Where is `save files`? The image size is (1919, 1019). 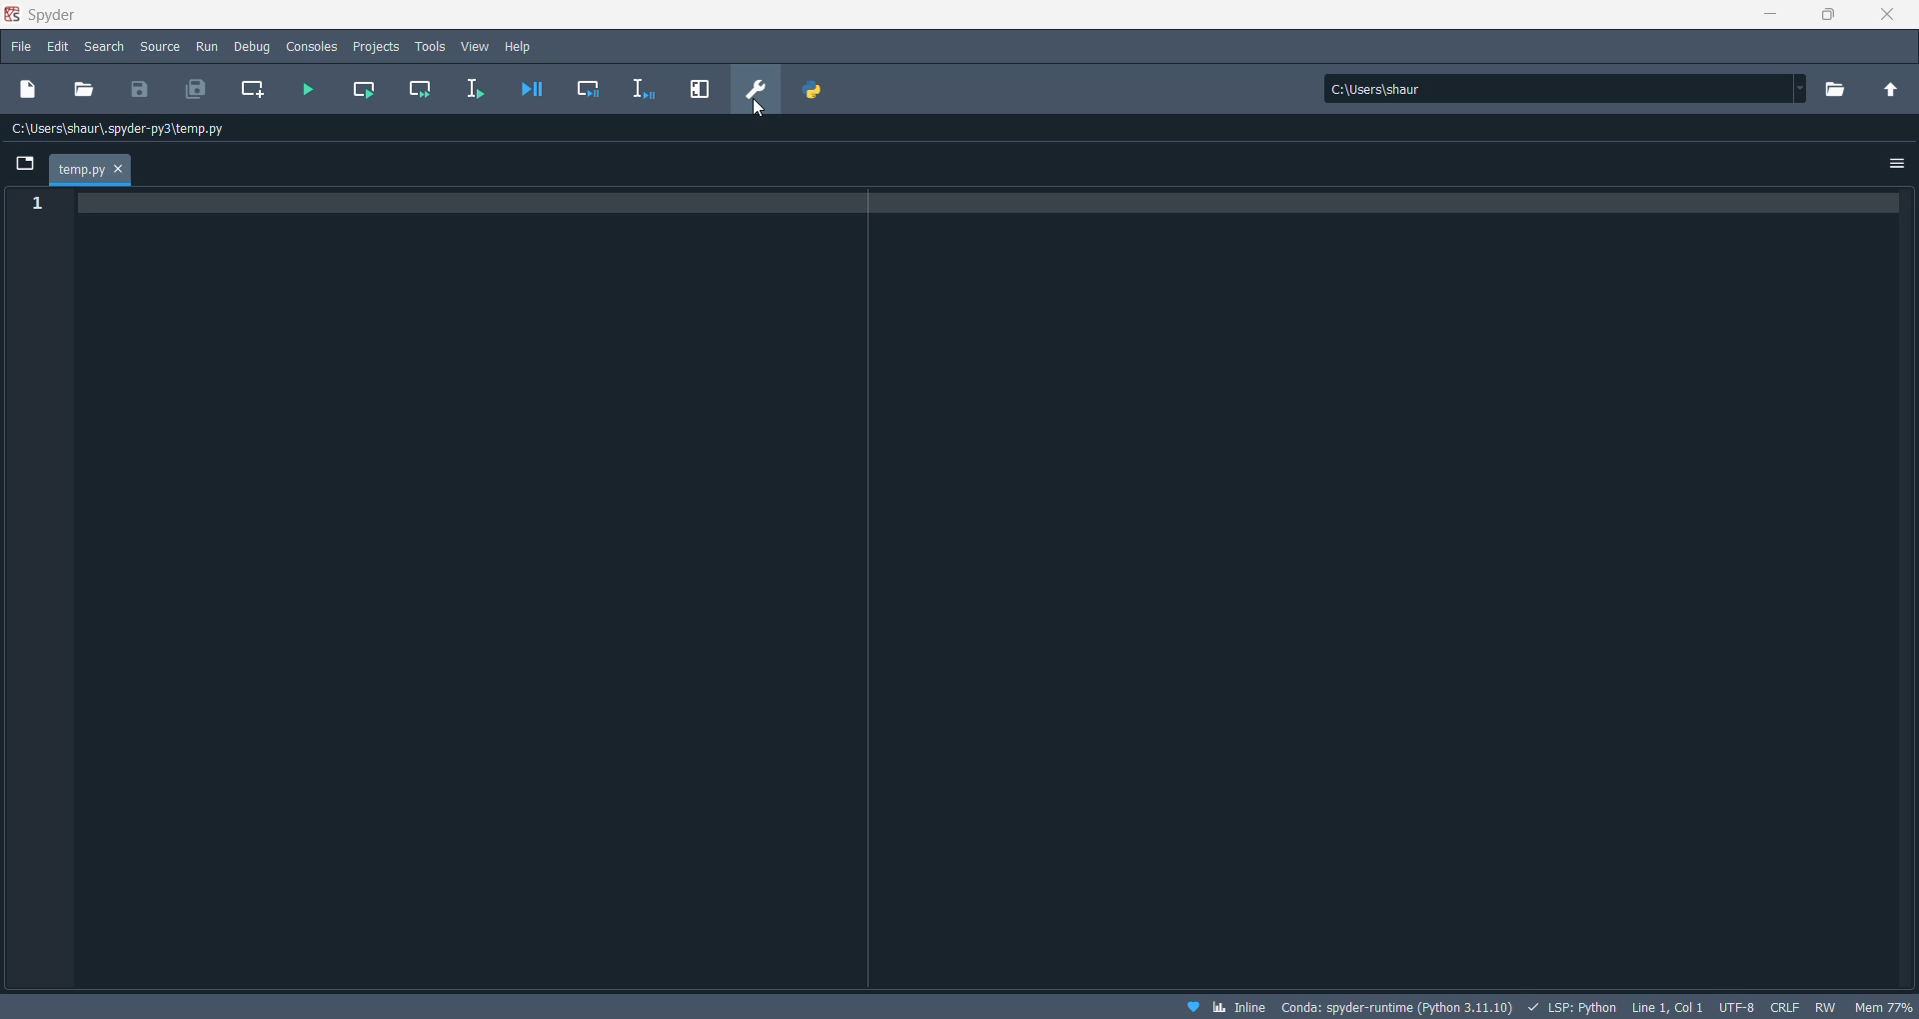
save files is located at coordinates (143, 89).